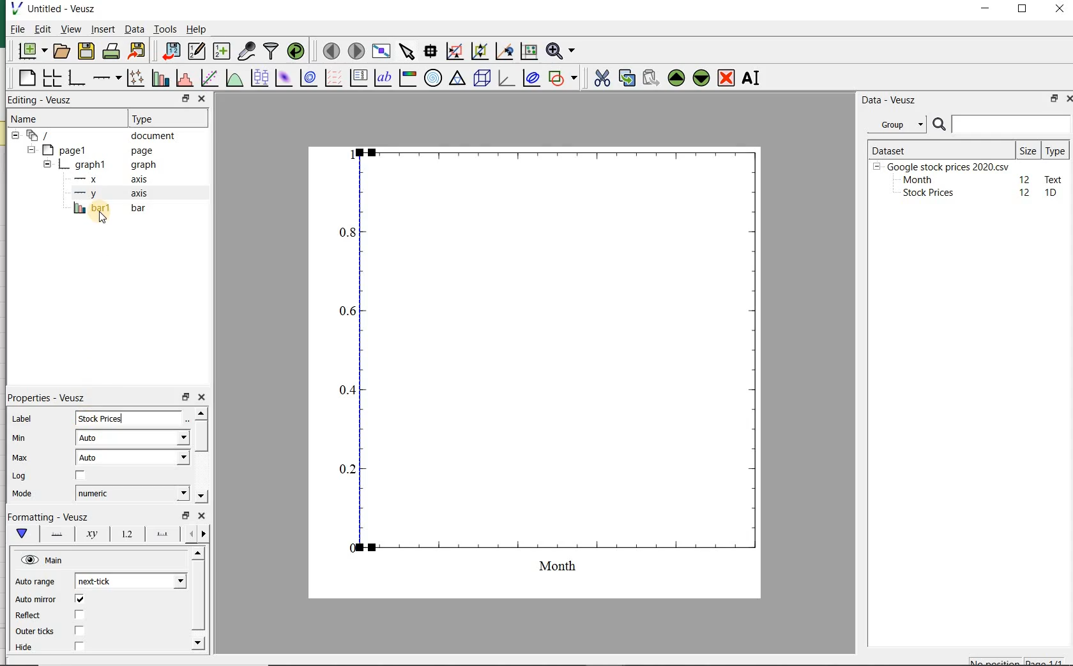 This screenshot has height=666, width=1073. I want to click on Group datasets with property given, so click(893, 124).